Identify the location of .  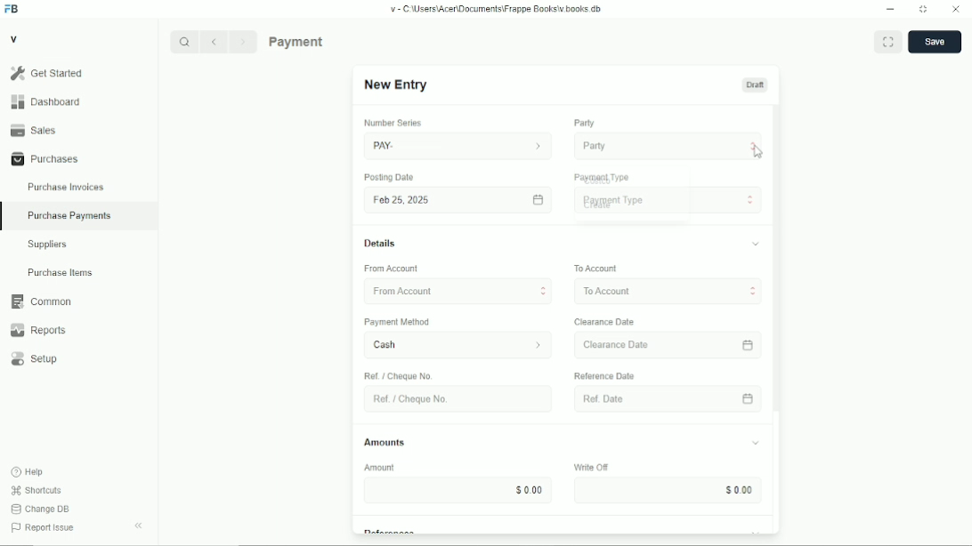
(666, 491).